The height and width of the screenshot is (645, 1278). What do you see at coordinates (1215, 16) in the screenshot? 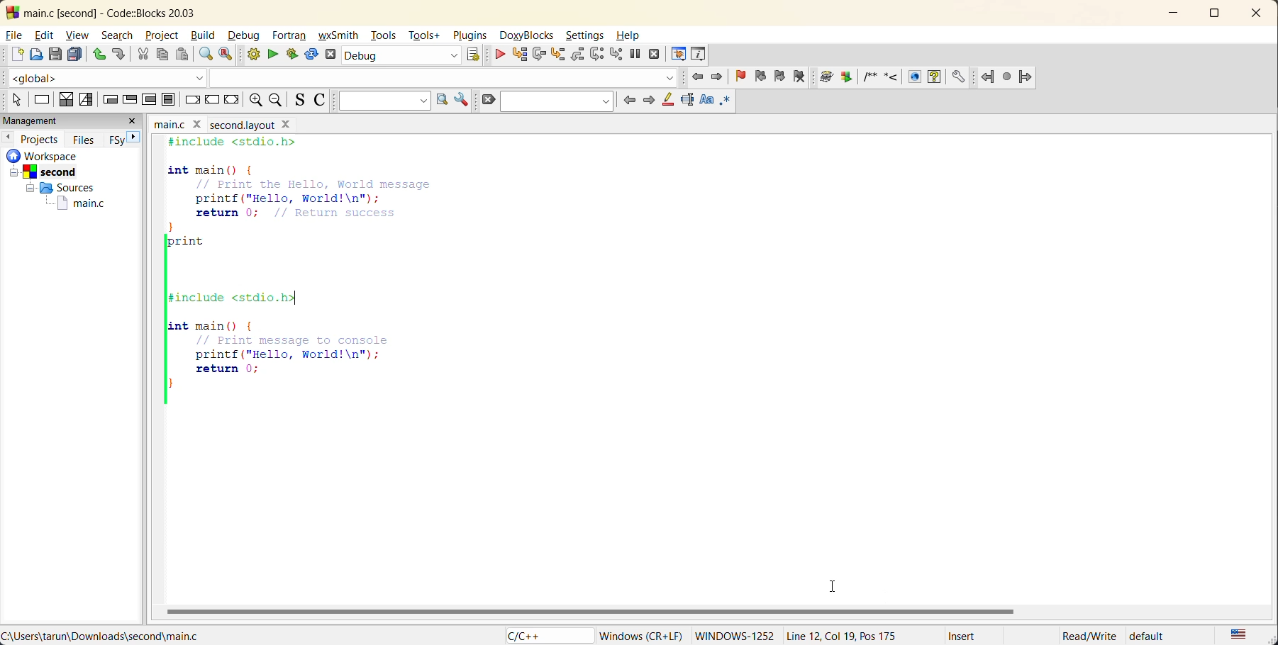
I see `maximize` at bounding box center [1215, 16].